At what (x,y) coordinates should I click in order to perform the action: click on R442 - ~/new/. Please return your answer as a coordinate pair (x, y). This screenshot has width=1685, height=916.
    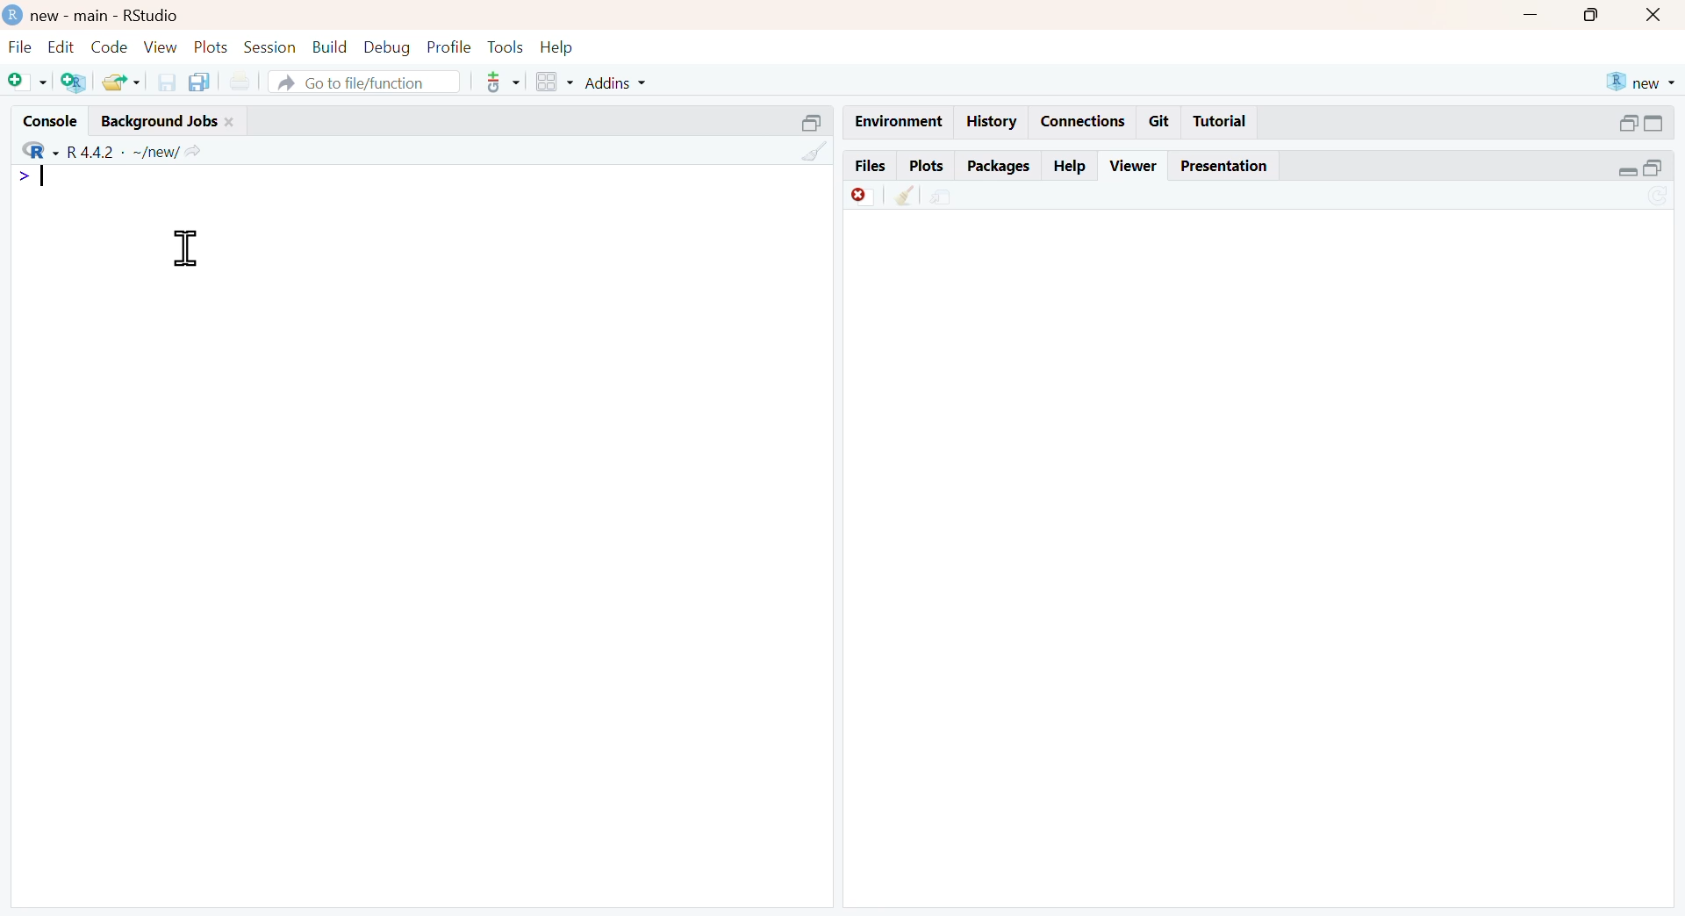
    Looking at the image, I should click on (140, 154).